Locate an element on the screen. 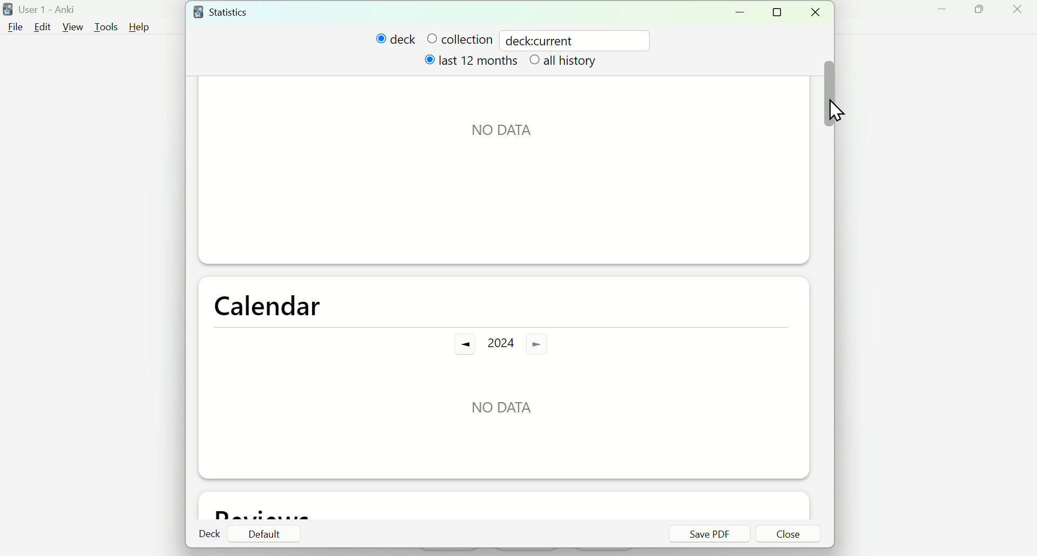  Deck is located at coordinates (211, 534).